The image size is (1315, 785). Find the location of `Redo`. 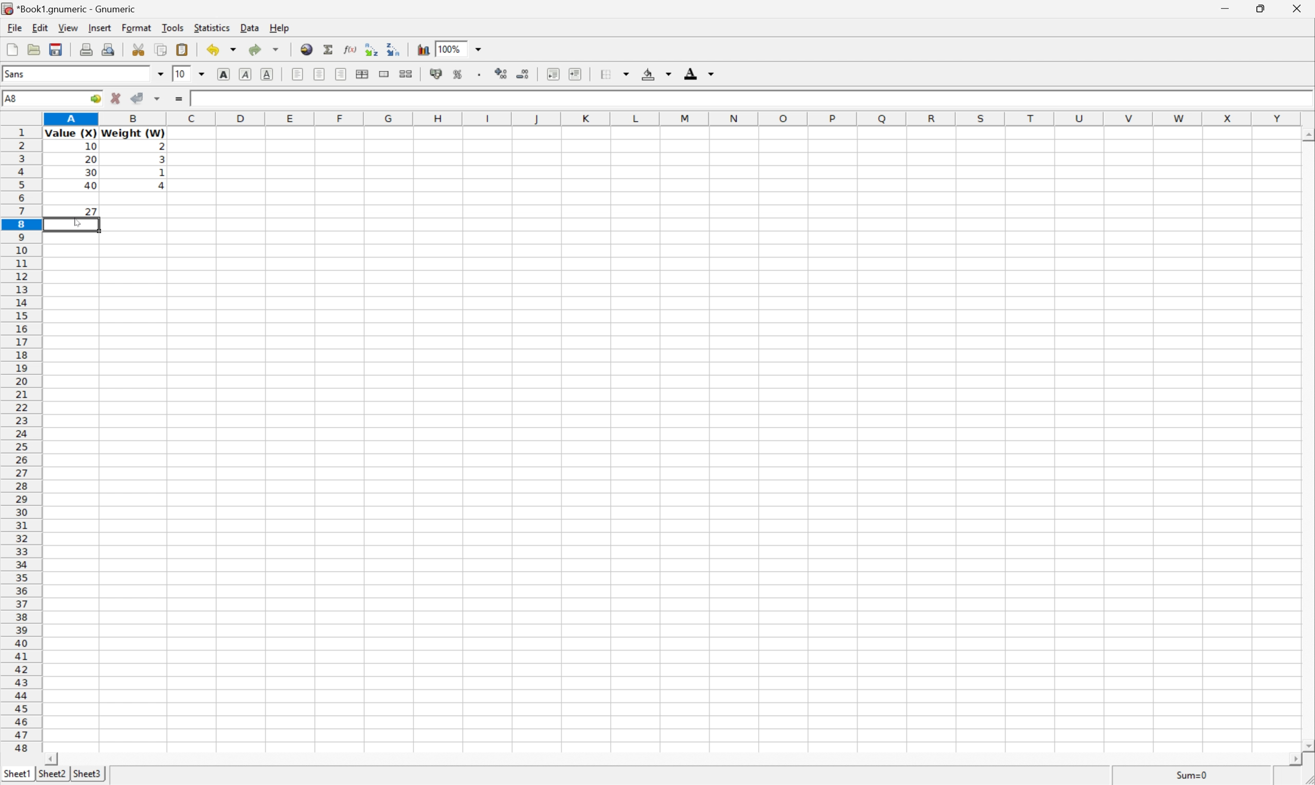

Redo is located at coordinates (265, 49).